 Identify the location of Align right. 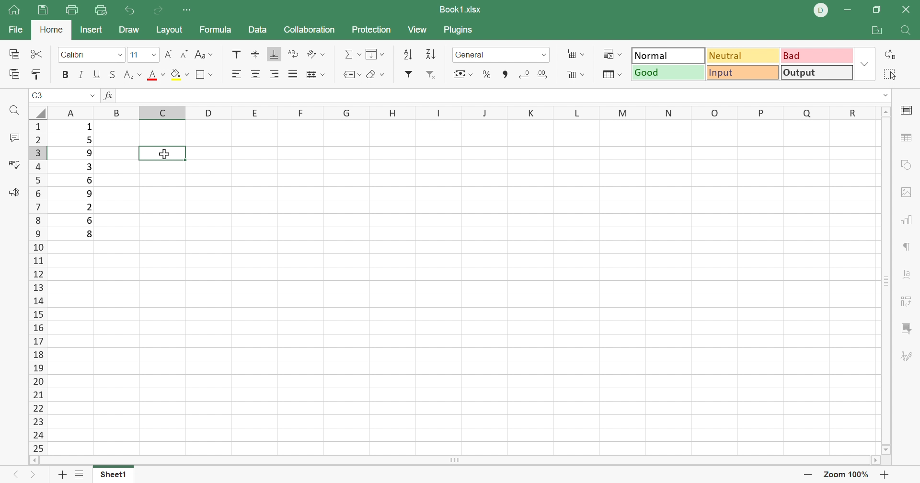
(275, 74).